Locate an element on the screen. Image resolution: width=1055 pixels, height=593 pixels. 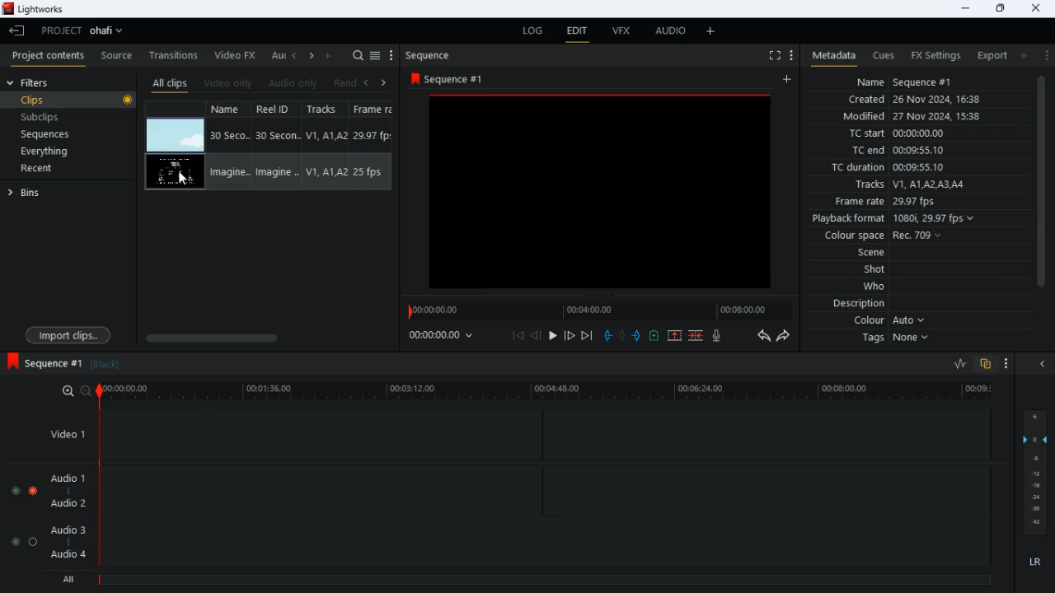
left is located at coordinates (296, 54).